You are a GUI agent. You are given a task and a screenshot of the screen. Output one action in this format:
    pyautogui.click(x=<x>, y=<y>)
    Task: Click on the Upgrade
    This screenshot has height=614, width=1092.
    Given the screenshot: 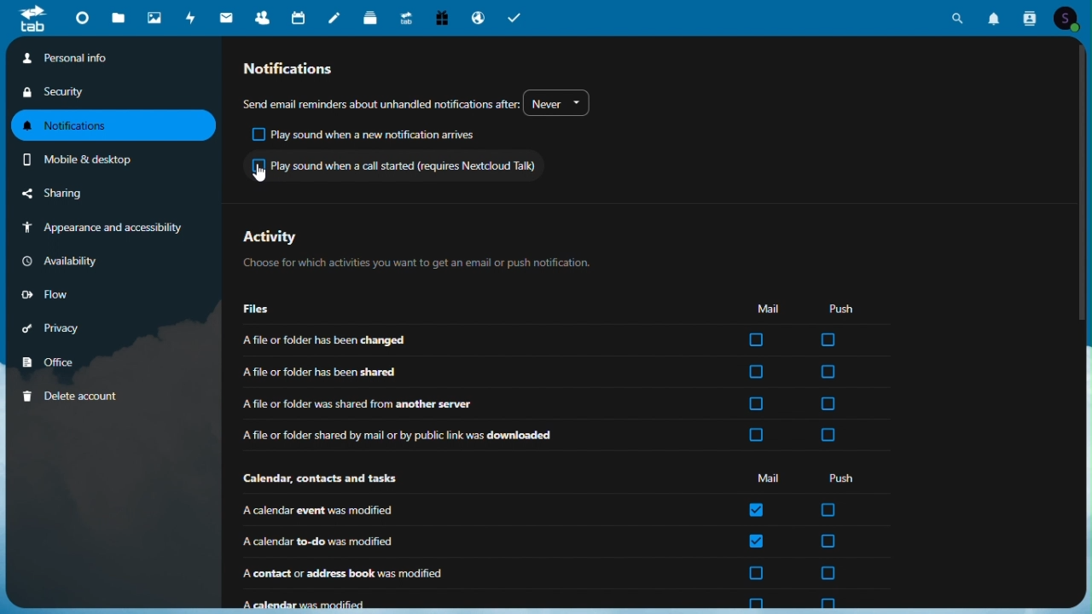 What is the action you would take?
    pyautogui.click(x=406, y=15)
    